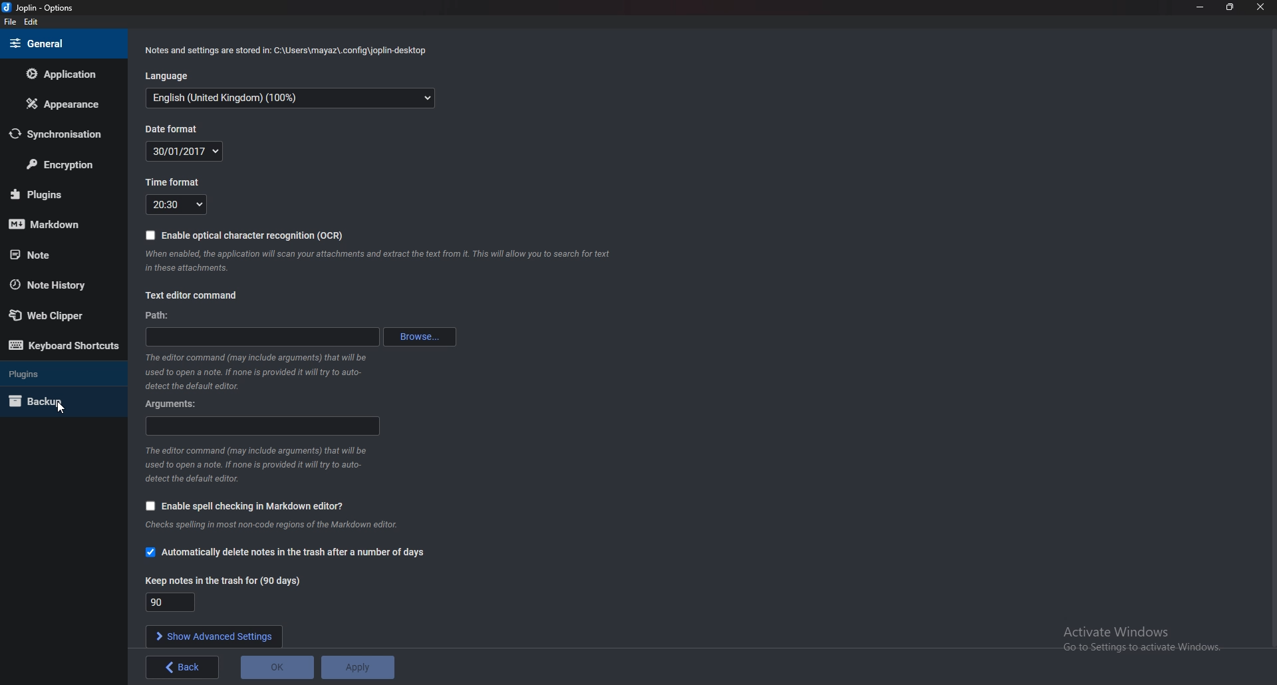  What do you see at coordinates (227, 580) in the screenshot?
I see `Keep notes in trash for` at bounding box center [227, 580].